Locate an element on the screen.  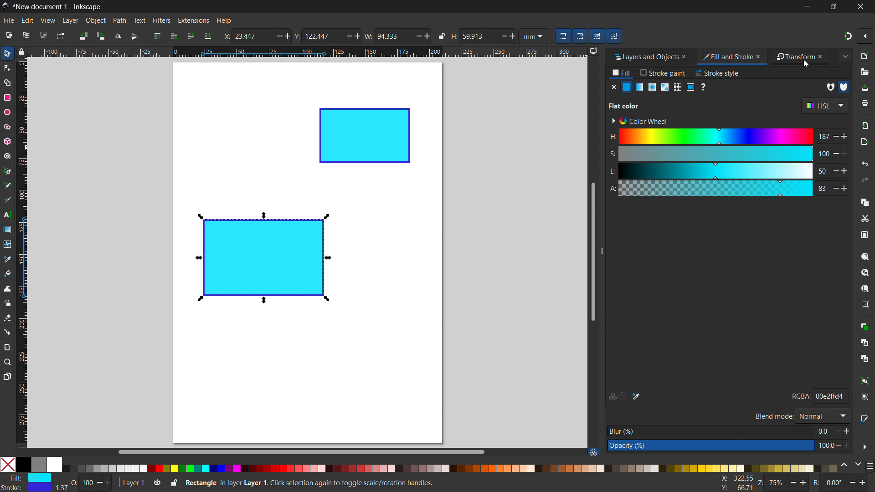
width of stroke is located at coordinates (62, 488).